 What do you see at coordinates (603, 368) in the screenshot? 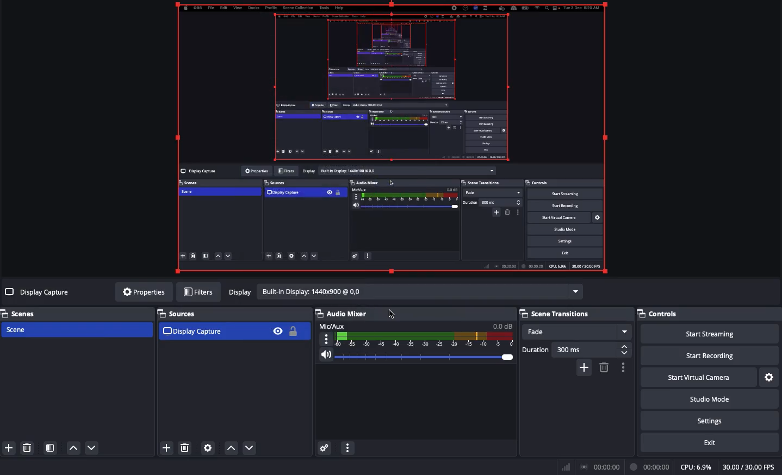
I see `delete` at bounding box center [603, 368].